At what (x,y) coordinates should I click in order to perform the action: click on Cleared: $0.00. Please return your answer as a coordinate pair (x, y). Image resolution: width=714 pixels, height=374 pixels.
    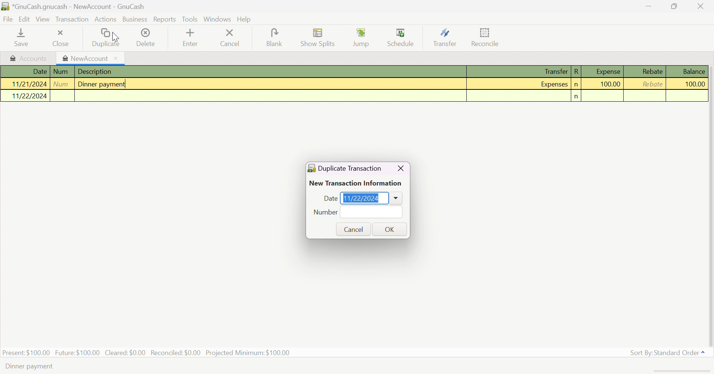
    Looking at the image, I should click on (126, 352).